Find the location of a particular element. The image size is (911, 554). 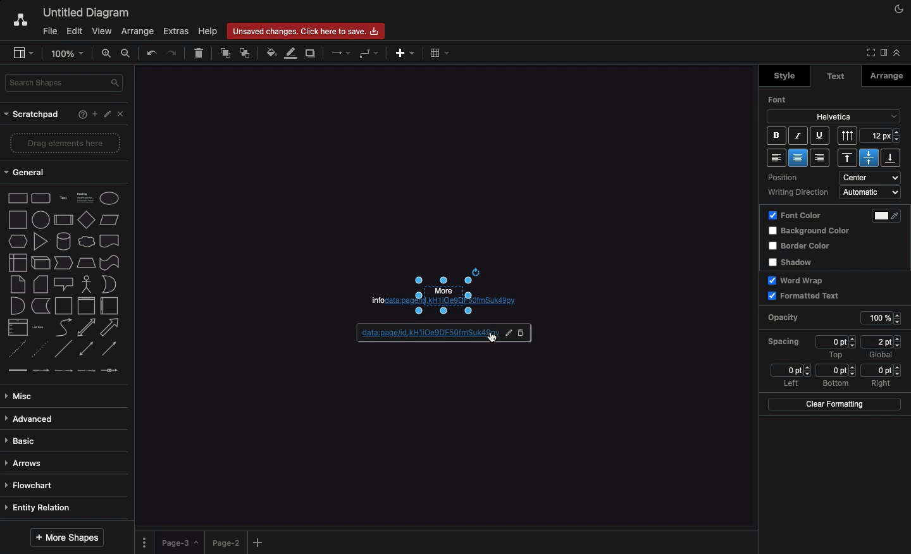

Entity relation is located at coordinates (40, 508).